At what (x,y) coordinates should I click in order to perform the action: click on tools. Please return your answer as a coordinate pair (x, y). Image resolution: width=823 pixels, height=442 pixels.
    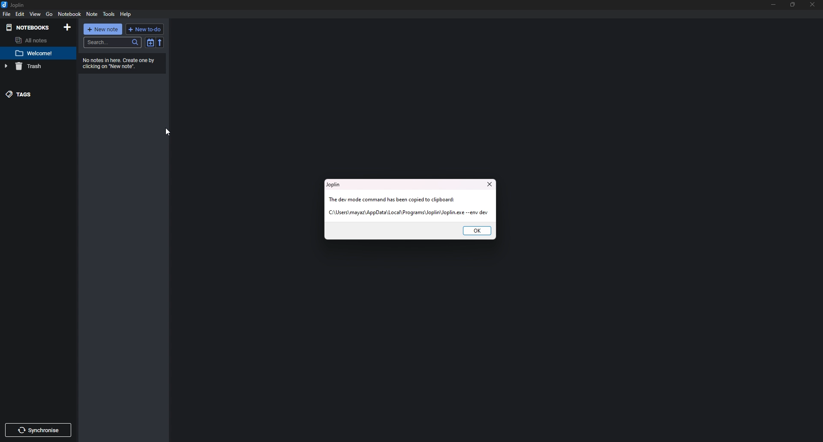
    Looking at the image, I should click on (108, 14).